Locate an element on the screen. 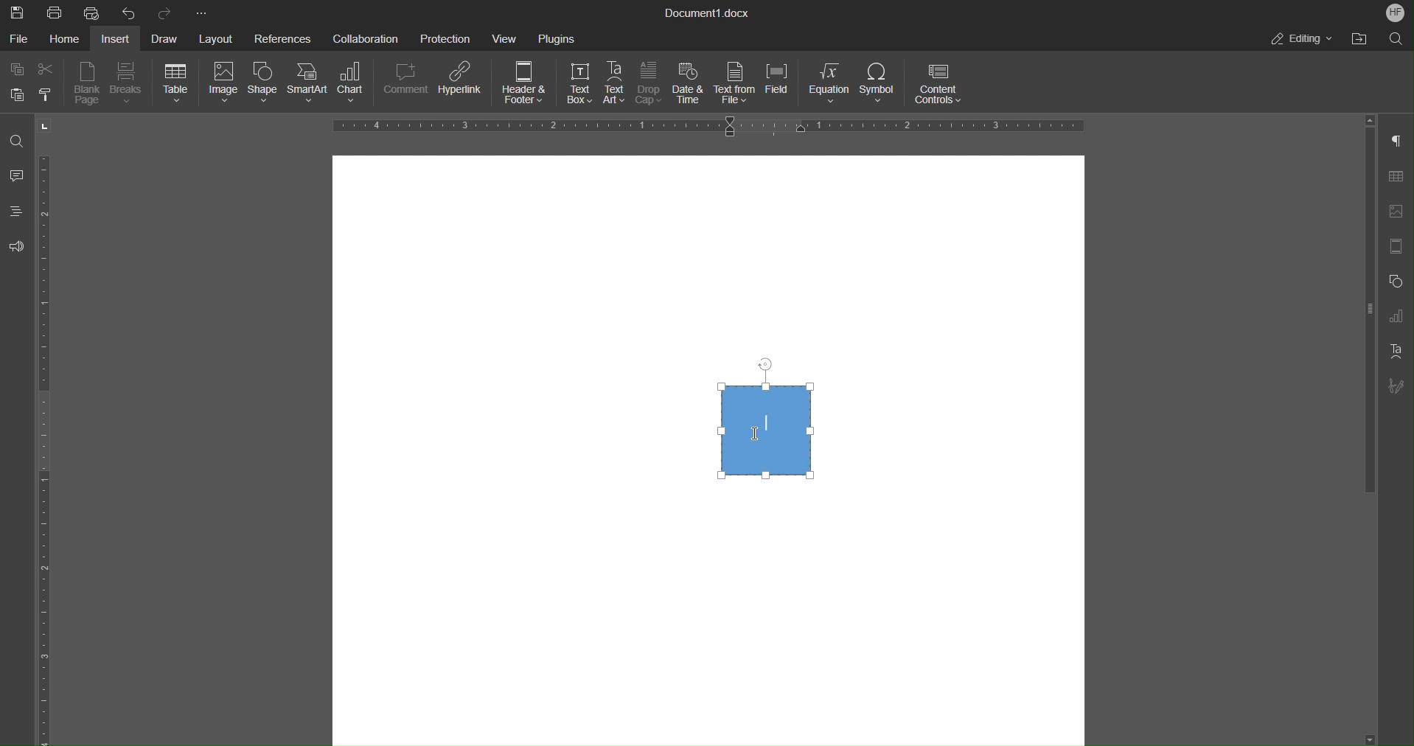 This screenshot has height=746, width=1414. Open File Location is located at coordinates (1359, 39).